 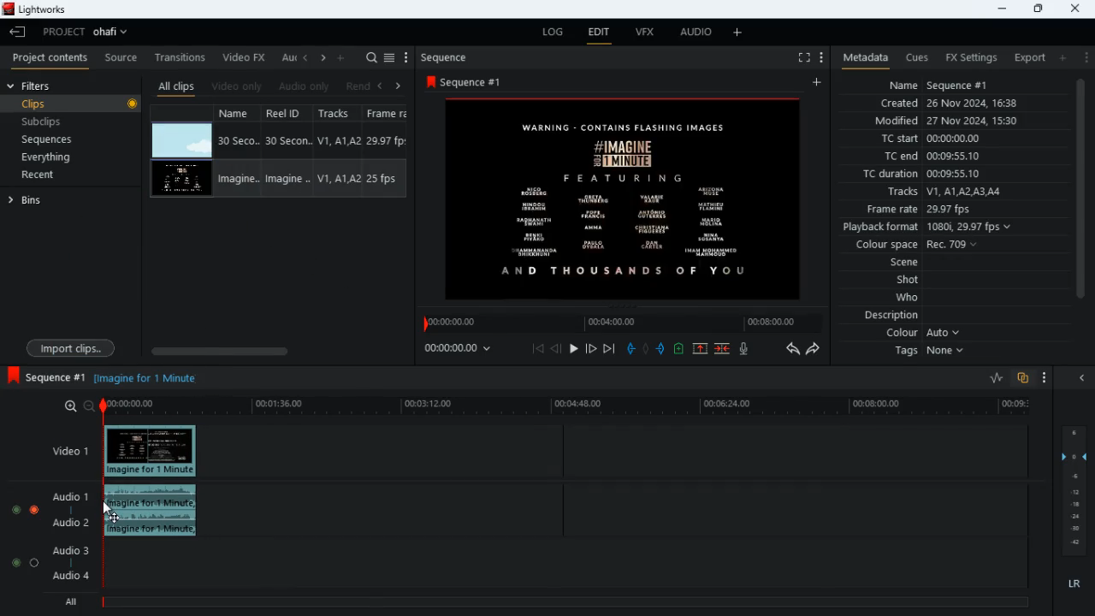 What do you see at coordinates (15, 507) in the screenshot?
I see `toggle` at bounding box center [15, 507].